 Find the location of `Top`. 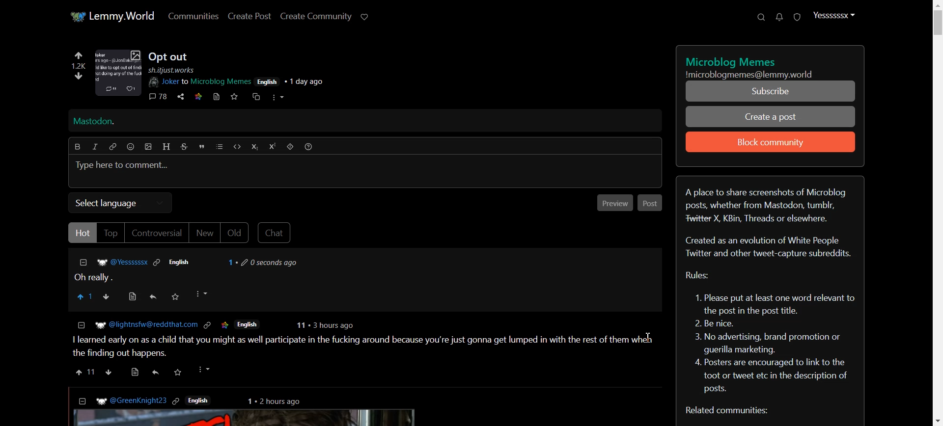

Top is located at coordinates (111, 233).